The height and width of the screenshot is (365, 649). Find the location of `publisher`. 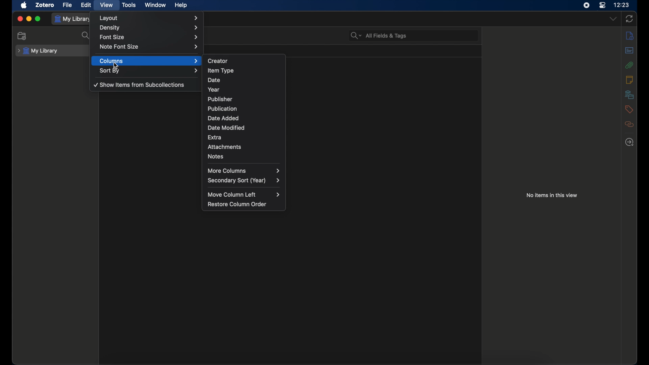

publisher is located at coordinates (220, 99).